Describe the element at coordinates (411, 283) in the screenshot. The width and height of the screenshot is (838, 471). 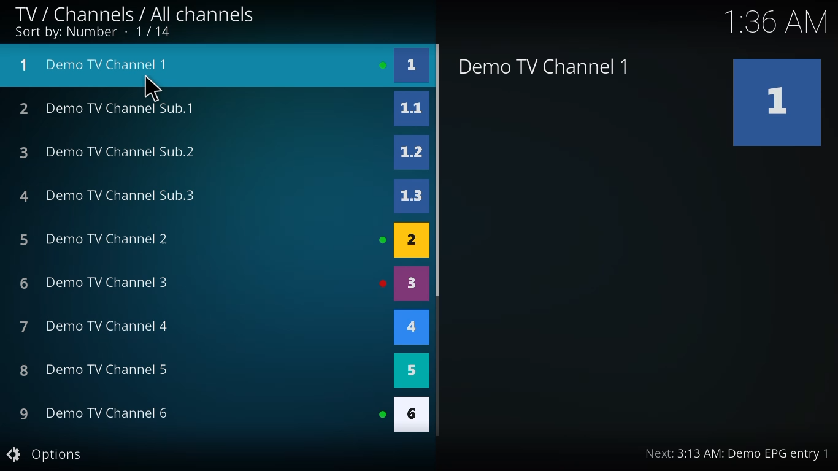
I see `3` at that location.